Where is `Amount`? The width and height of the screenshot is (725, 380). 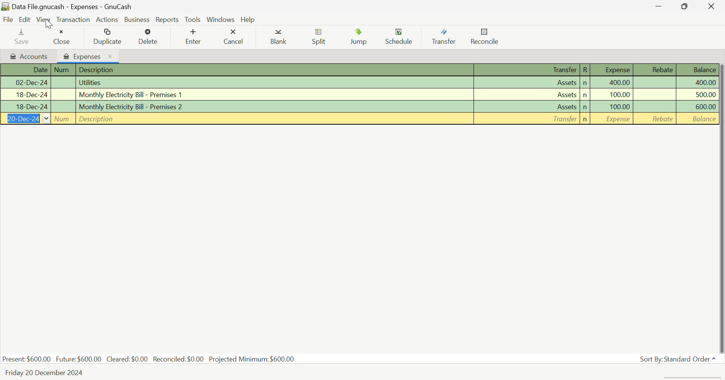 Amount is located at coordinates (696, 83).